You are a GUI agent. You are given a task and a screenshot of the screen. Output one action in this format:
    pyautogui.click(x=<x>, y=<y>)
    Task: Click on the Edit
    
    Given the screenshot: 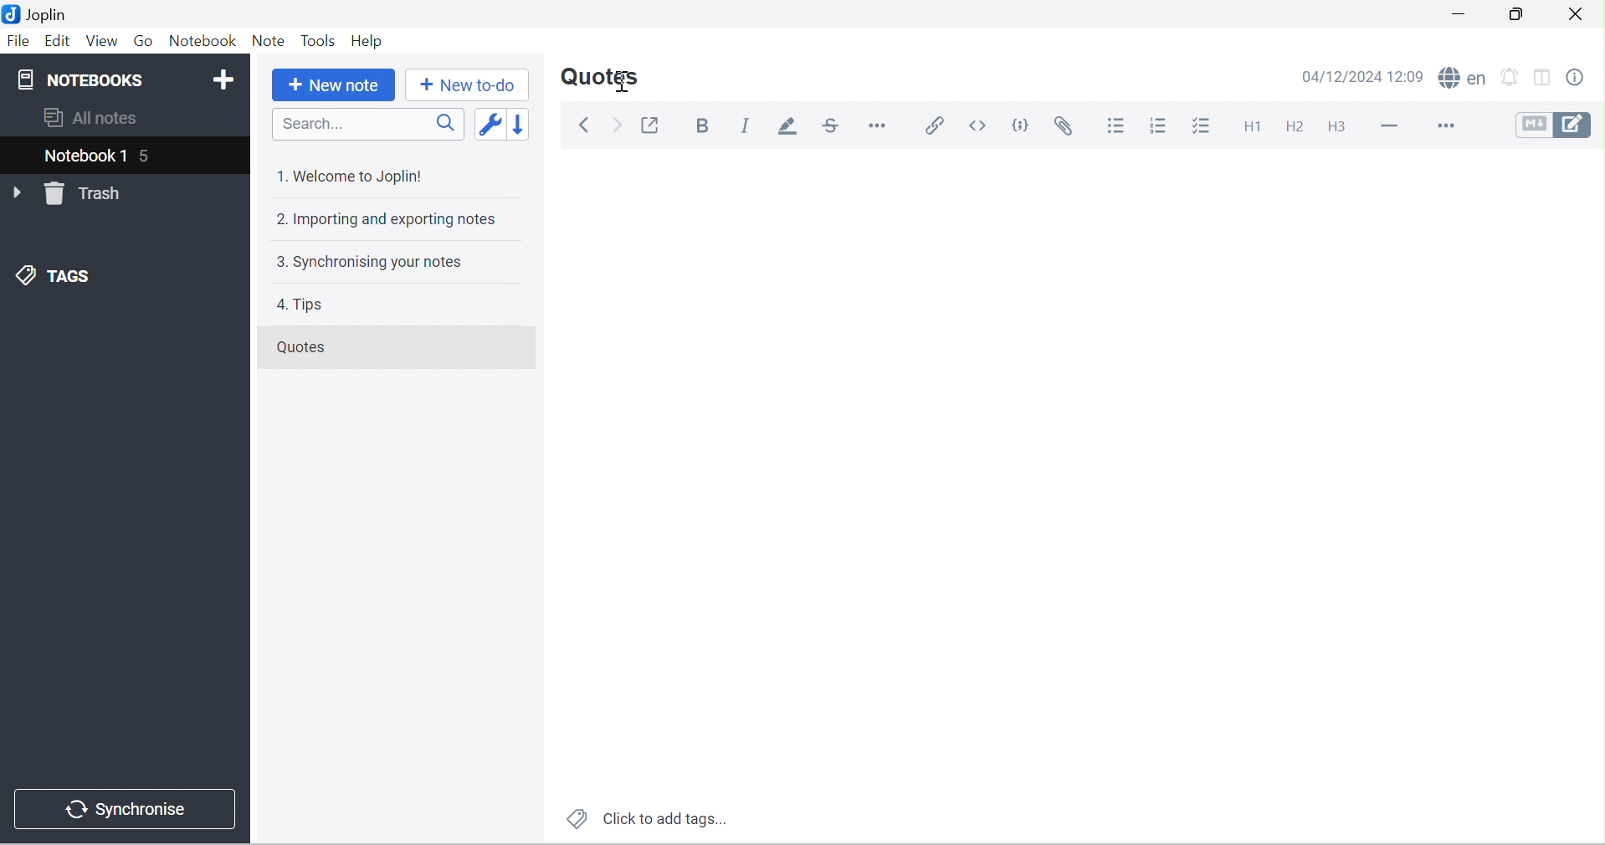 What is the action you would take?
    pyautogui.click(x=58, y=43)
    